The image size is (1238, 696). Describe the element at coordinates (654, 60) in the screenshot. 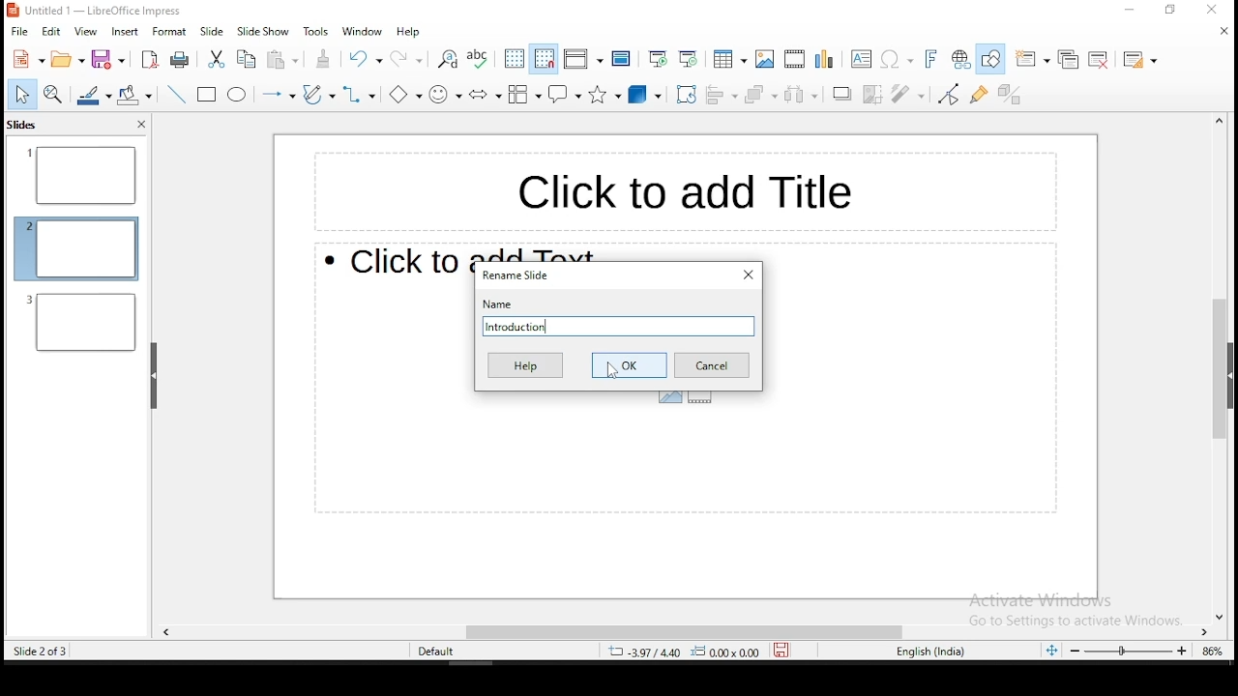

I see `start from first slide` at that location.